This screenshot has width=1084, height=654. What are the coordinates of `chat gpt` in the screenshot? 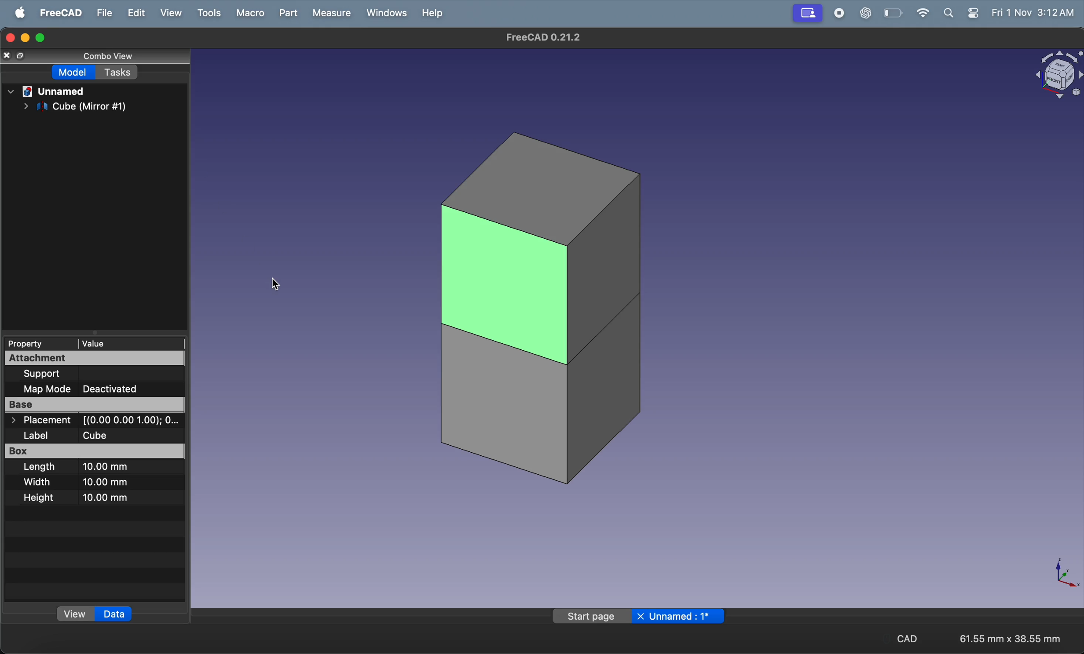 It's located at (868, 12).